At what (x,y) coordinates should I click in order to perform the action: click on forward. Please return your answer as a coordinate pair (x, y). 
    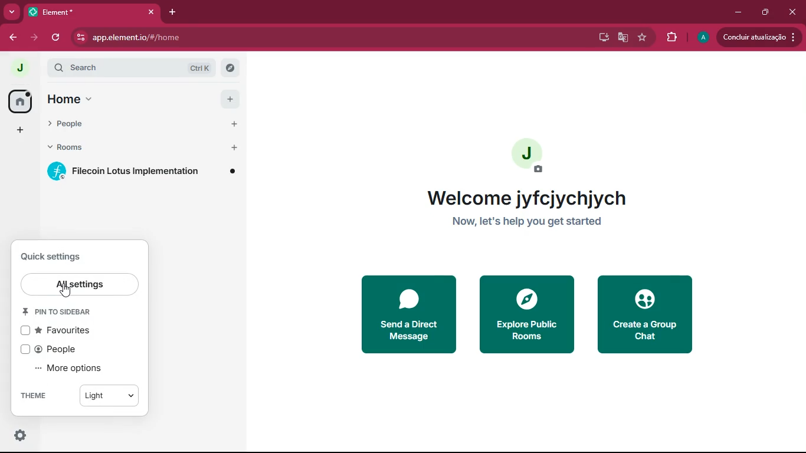
    Looking at the image, I should click on (36, 38).